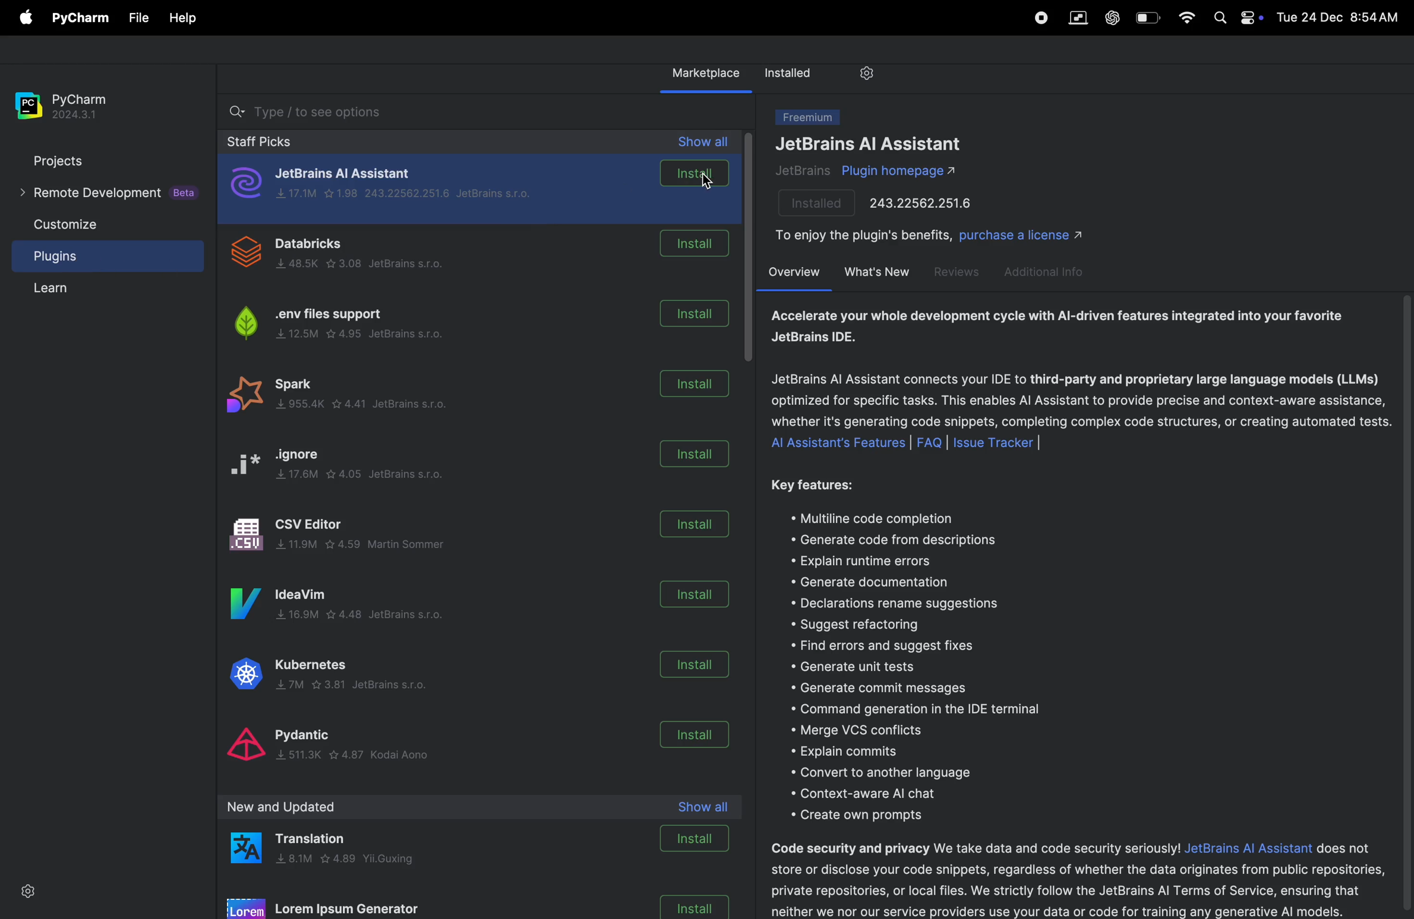 This screenshot has height=919, width=1414. What do you see at coordinates (1082, 381) in the screenshot?
I see `ai assistant description` at bounding box center [1082, 381].